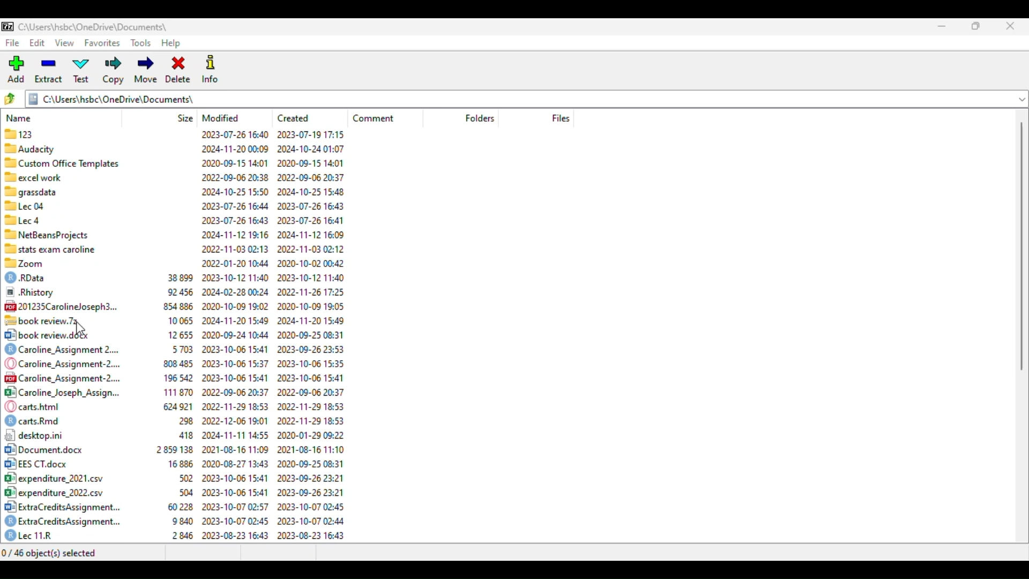 The width and height of the screenshot is (1029, 579). What do you see at coordinates (145, 71) in the screenshot?
I see `move` at bounding box center [145, 71].